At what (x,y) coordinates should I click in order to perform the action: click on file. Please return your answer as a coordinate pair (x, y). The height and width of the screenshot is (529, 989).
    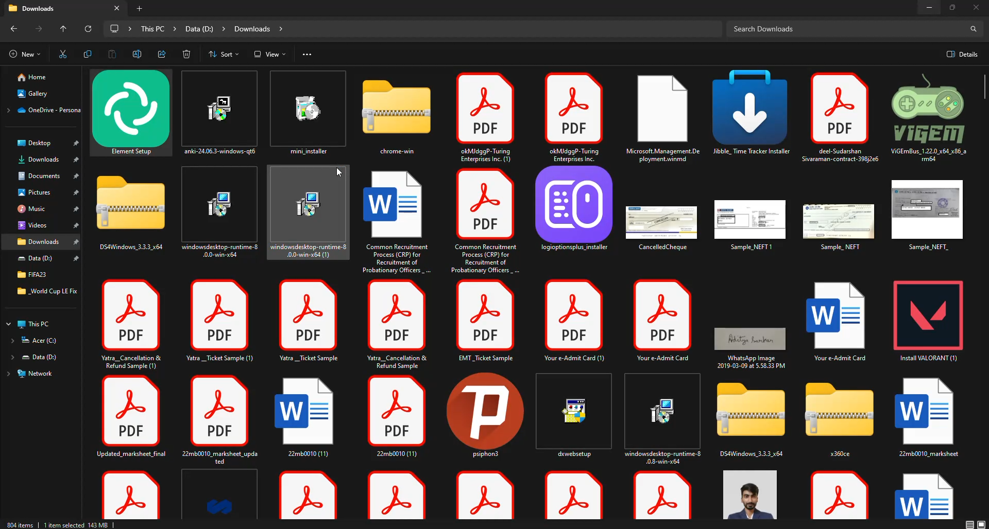
    Looking at the image, I should click on (668, 117).